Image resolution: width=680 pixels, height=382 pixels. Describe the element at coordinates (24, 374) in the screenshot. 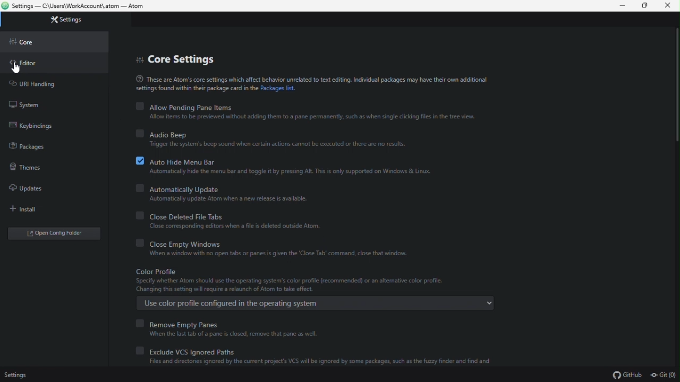

I see `Setting` at that location.